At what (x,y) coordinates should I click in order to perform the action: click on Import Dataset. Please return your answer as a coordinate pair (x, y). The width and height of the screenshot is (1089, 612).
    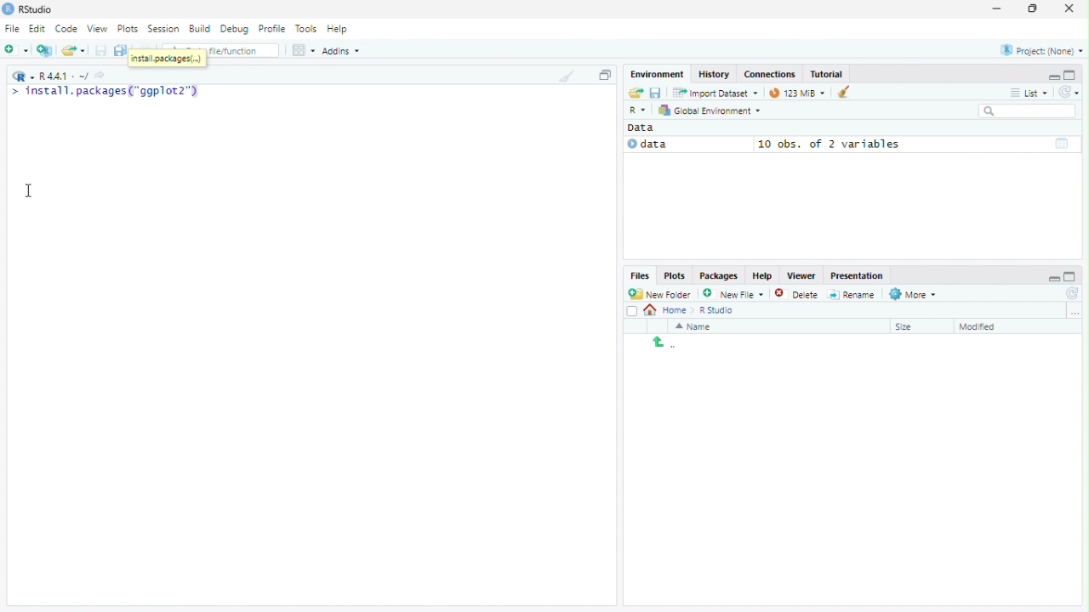
    Looking at the image, I should click on (715, 93).